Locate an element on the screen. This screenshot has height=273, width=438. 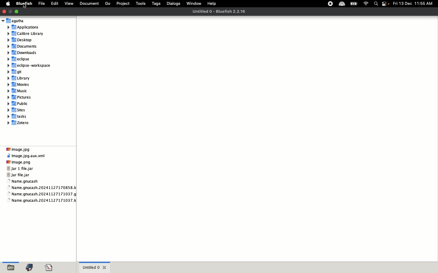
documents is located at coordinates (89, 4).